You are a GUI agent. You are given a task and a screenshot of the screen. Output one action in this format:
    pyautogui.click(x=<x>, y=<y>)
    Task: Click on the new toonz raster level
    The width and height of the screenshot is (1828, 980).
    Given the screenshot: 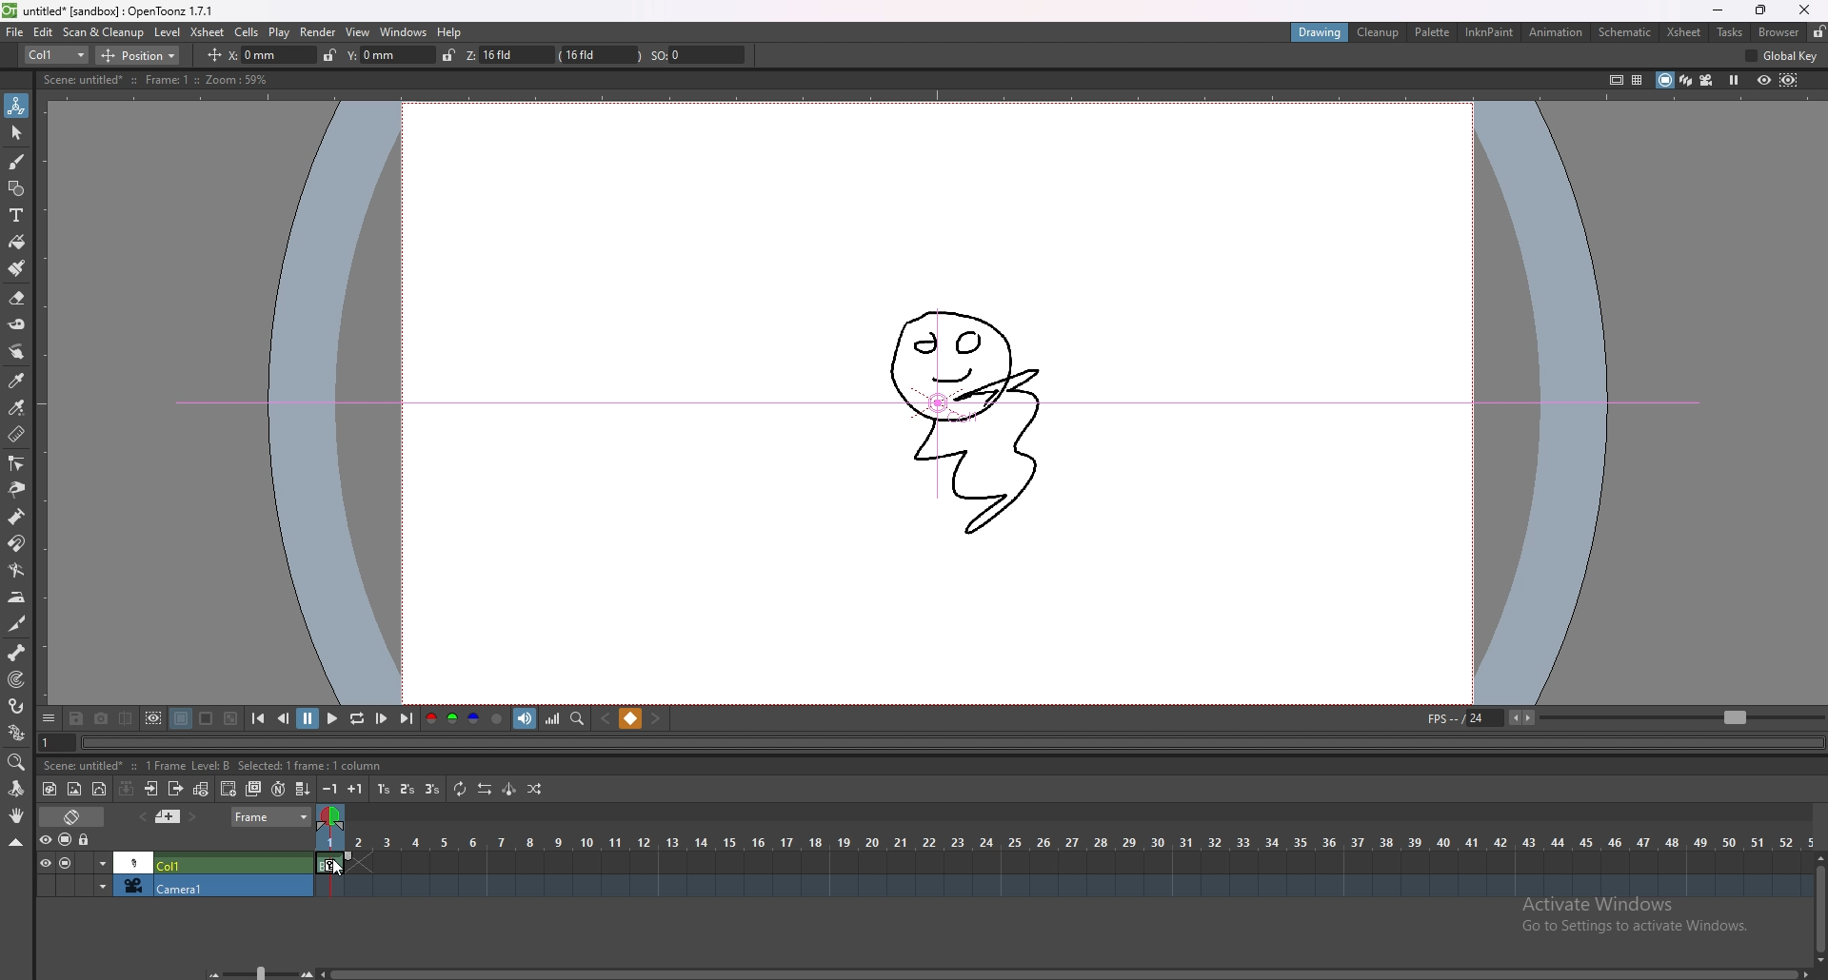 What is the action you would take?
    pyautogui.click(x=50, y=790)
    